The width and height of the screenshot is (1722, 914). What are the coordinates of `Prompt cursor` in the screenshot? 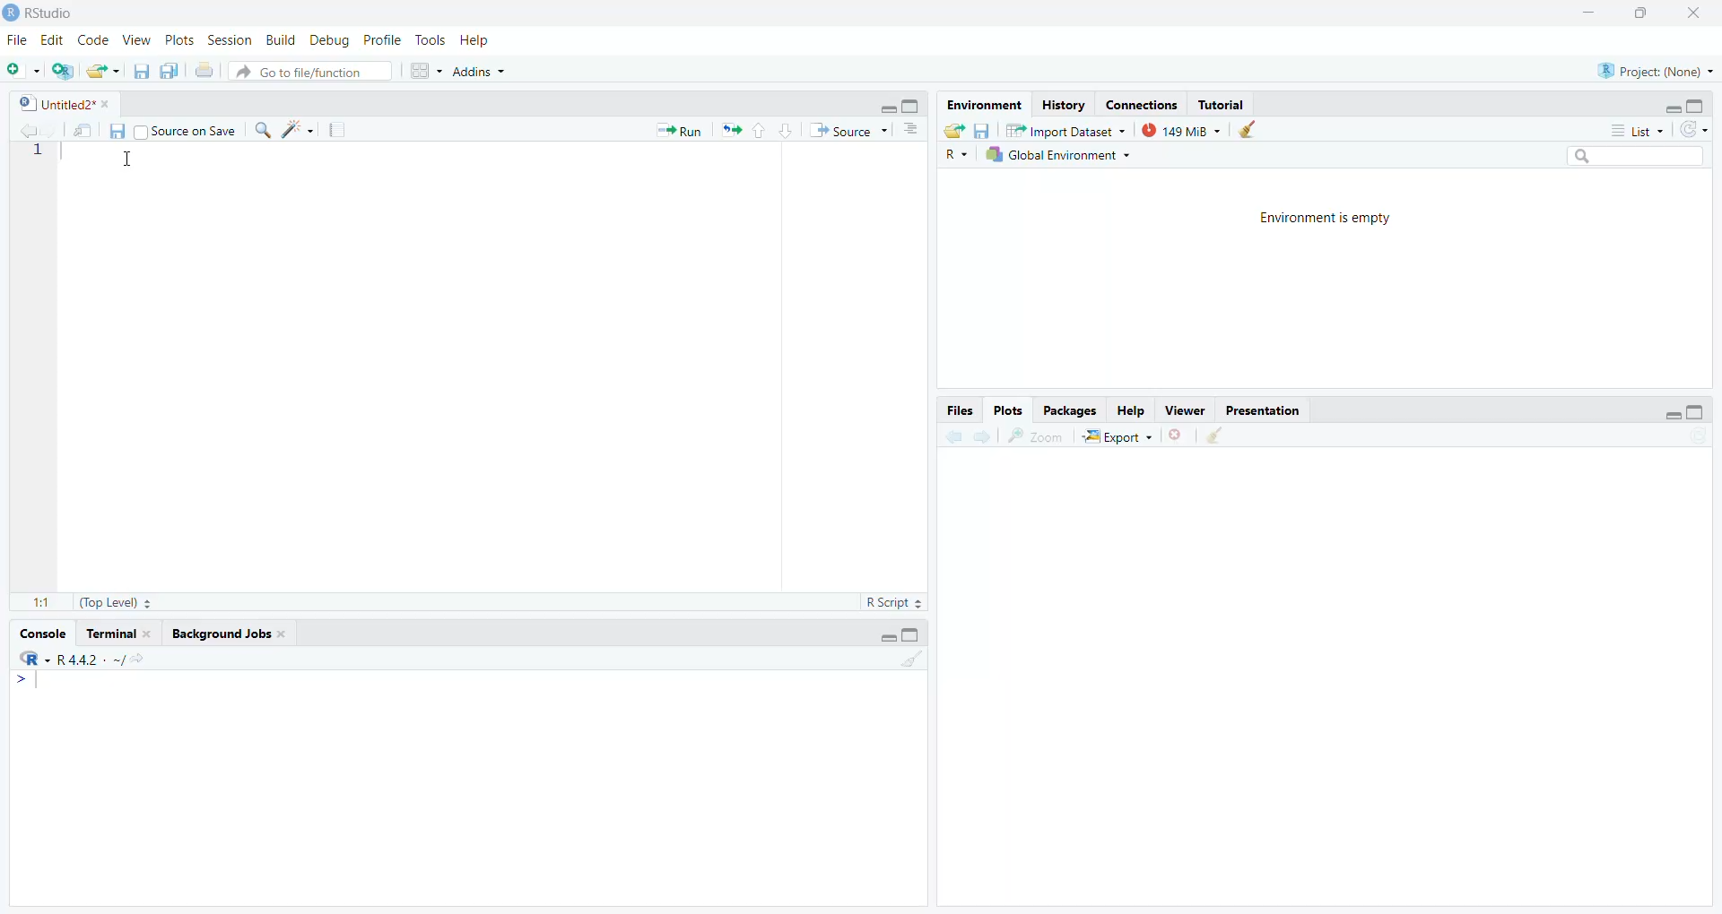 It's located at (23, 681).